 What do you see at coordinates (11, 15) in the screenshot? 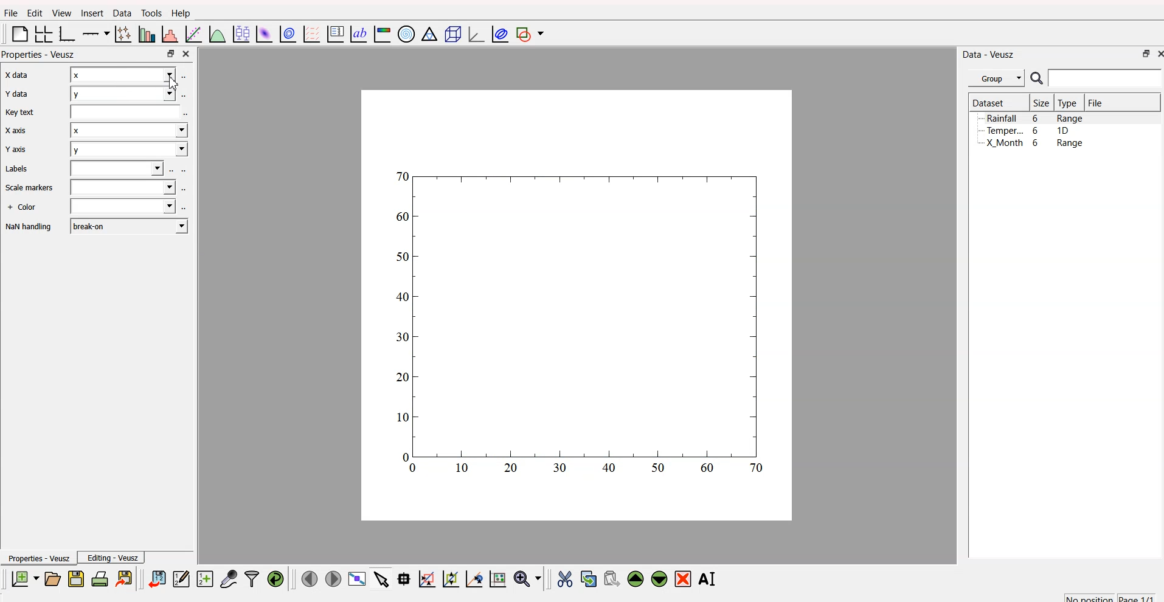
I see `Flle` at bounding box center [11, 15].